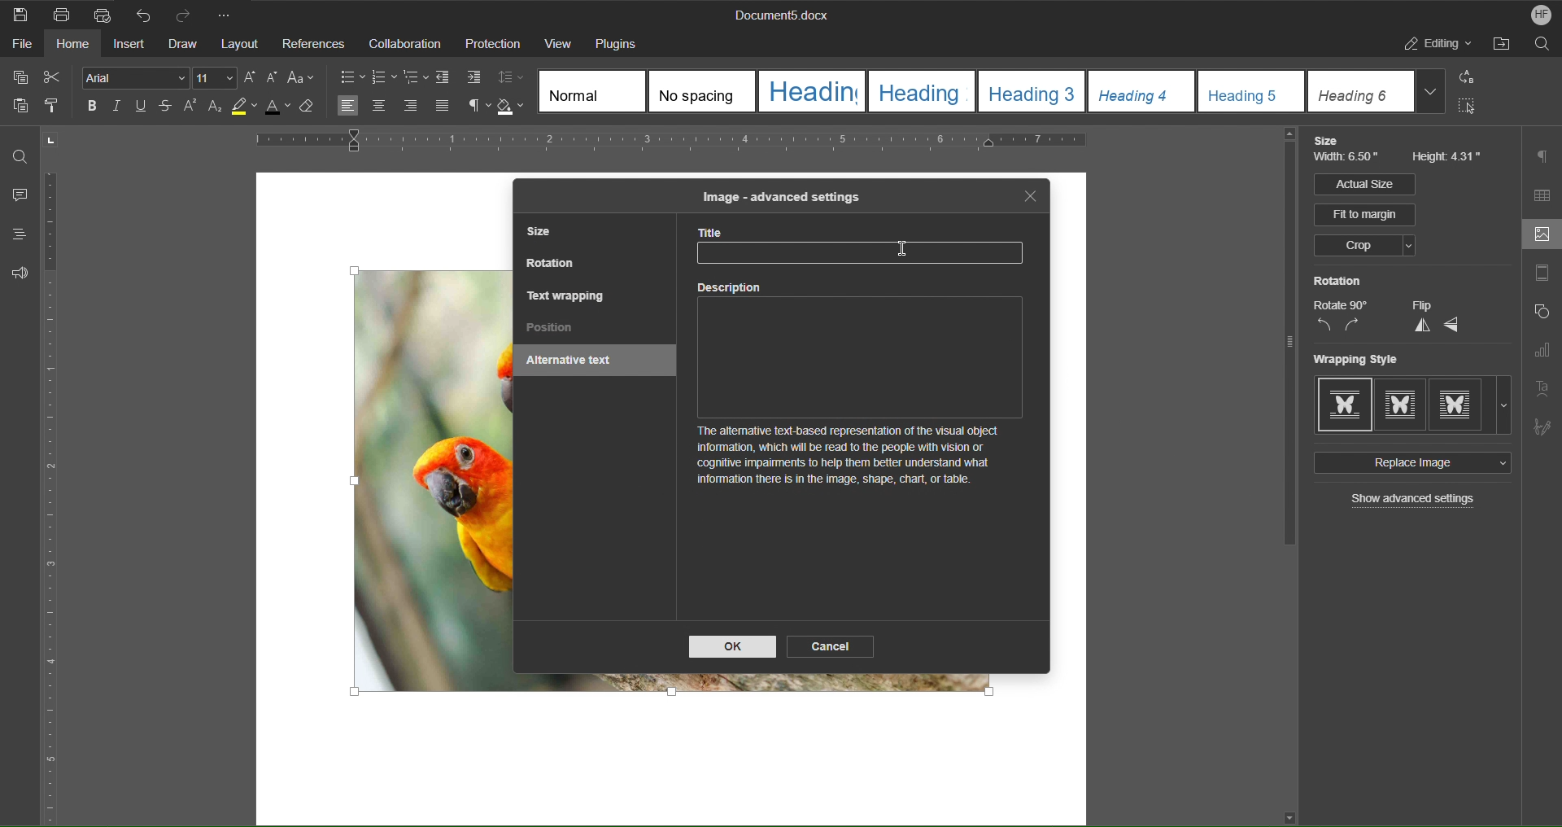 Image resolution: width=1562 pixels, height=827 pixels. What do you see at coordinates (1542, 423) in the screenshot?
I see `Signature` at bounding box center [1542, 423].